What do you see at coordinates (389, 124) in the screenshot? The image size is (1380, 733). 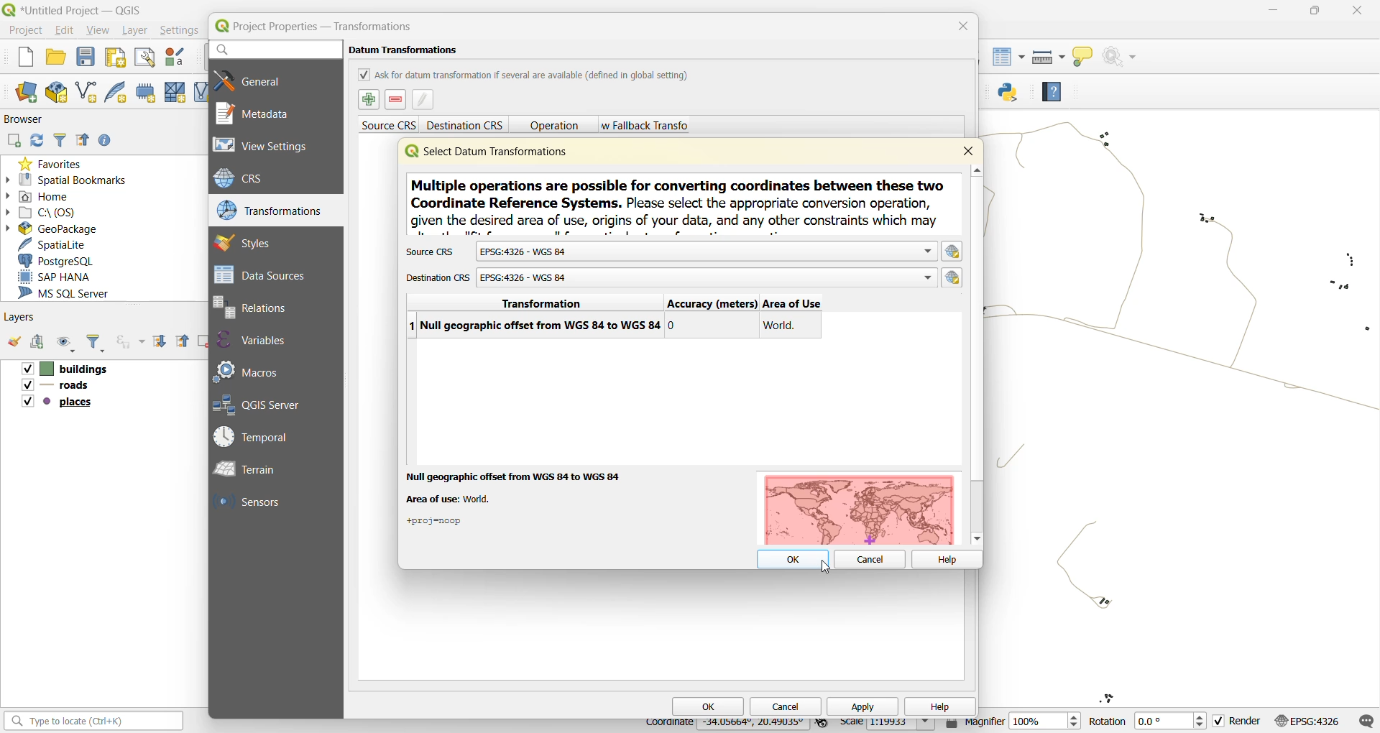 I see `source crs` at bounding box center [389, 124].